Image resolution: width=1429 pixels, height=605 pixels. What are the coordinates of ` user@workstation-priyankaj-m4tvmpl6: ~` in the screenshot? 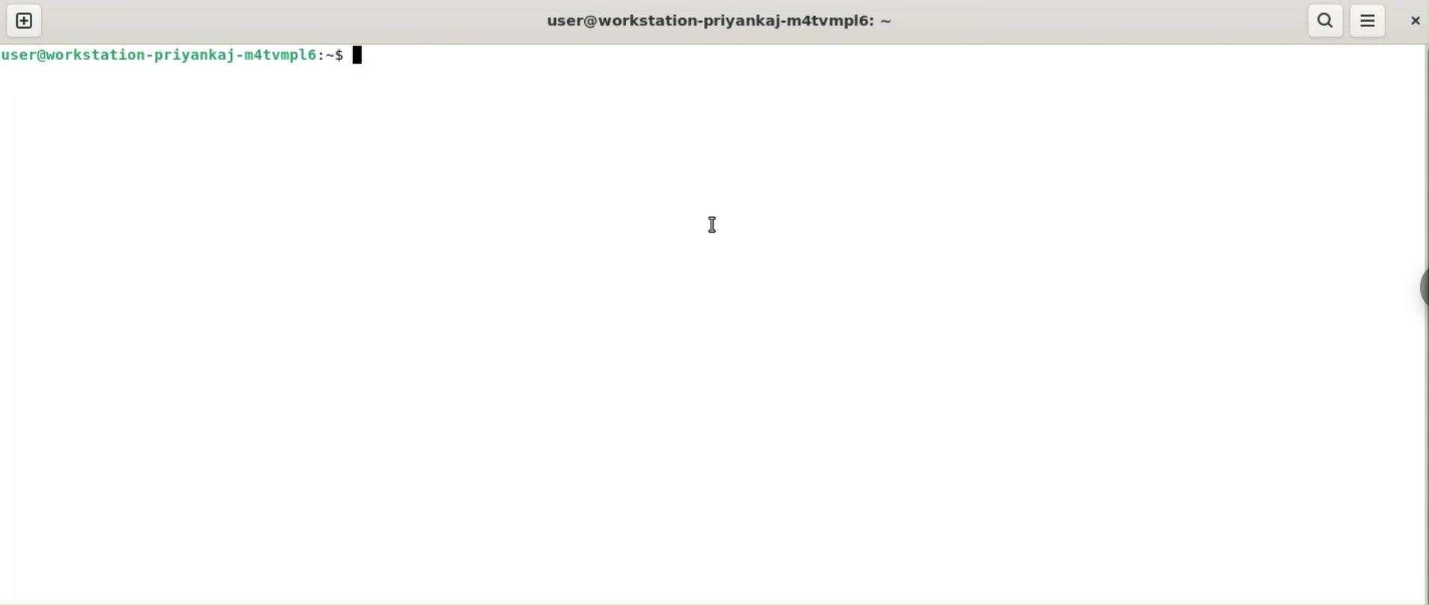 It's located at (724, 19).